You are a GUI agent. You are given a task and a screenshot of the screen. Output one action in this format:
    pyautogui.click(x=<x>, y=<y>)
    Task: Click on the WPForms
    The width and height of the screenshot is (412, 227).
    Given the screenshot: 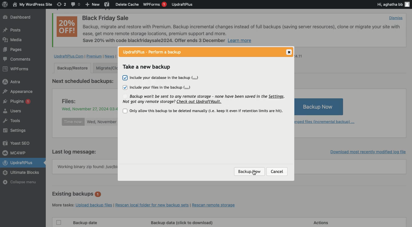 What is the action you would take?
    pyautogui.click(x=17, y=69)
    